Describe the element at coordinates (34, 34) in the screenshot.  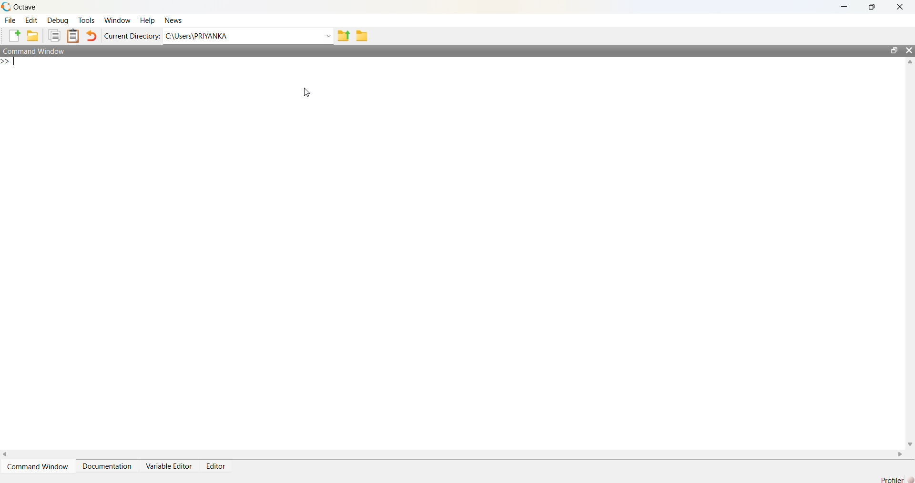
I see `Open an existing file in editor` at that location.